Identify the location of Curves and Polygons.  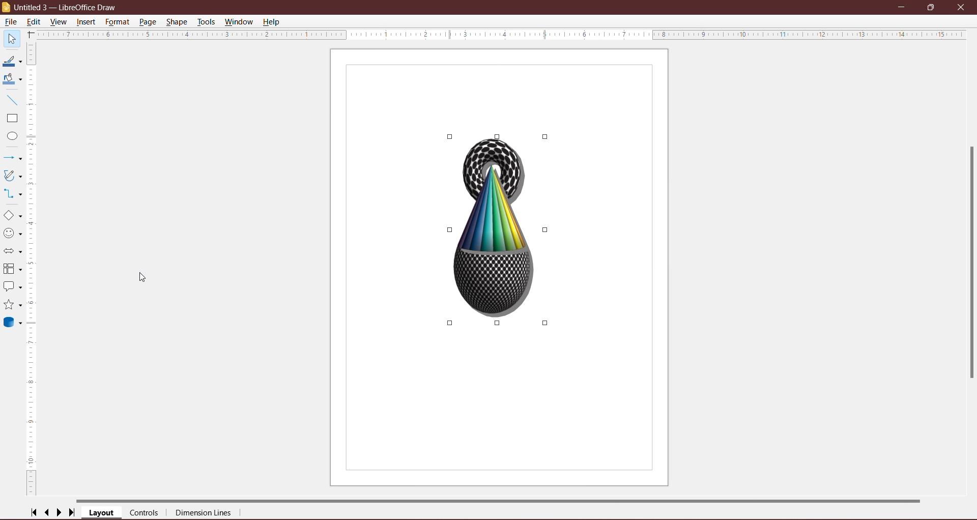
(13, 176).